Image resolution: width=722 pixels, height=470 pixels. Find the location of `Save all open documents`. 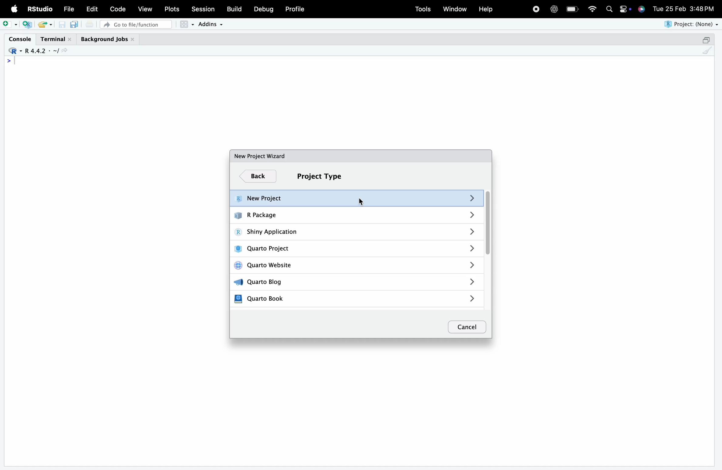

Save all open documents is located at coordinates (75, 24).